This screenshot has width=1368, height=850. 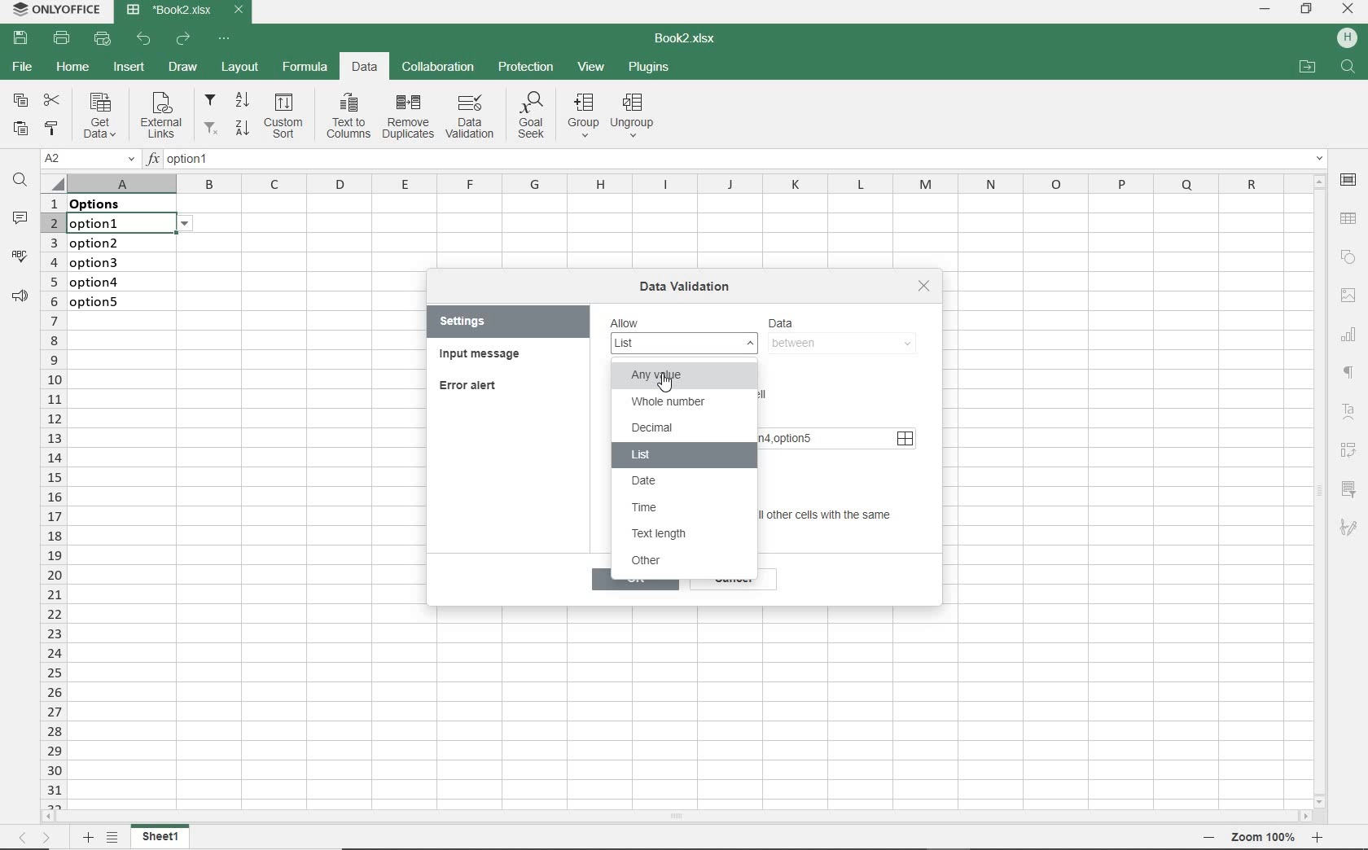 I want to click on CELL SETTINGS, so click(x=1348, y=182).